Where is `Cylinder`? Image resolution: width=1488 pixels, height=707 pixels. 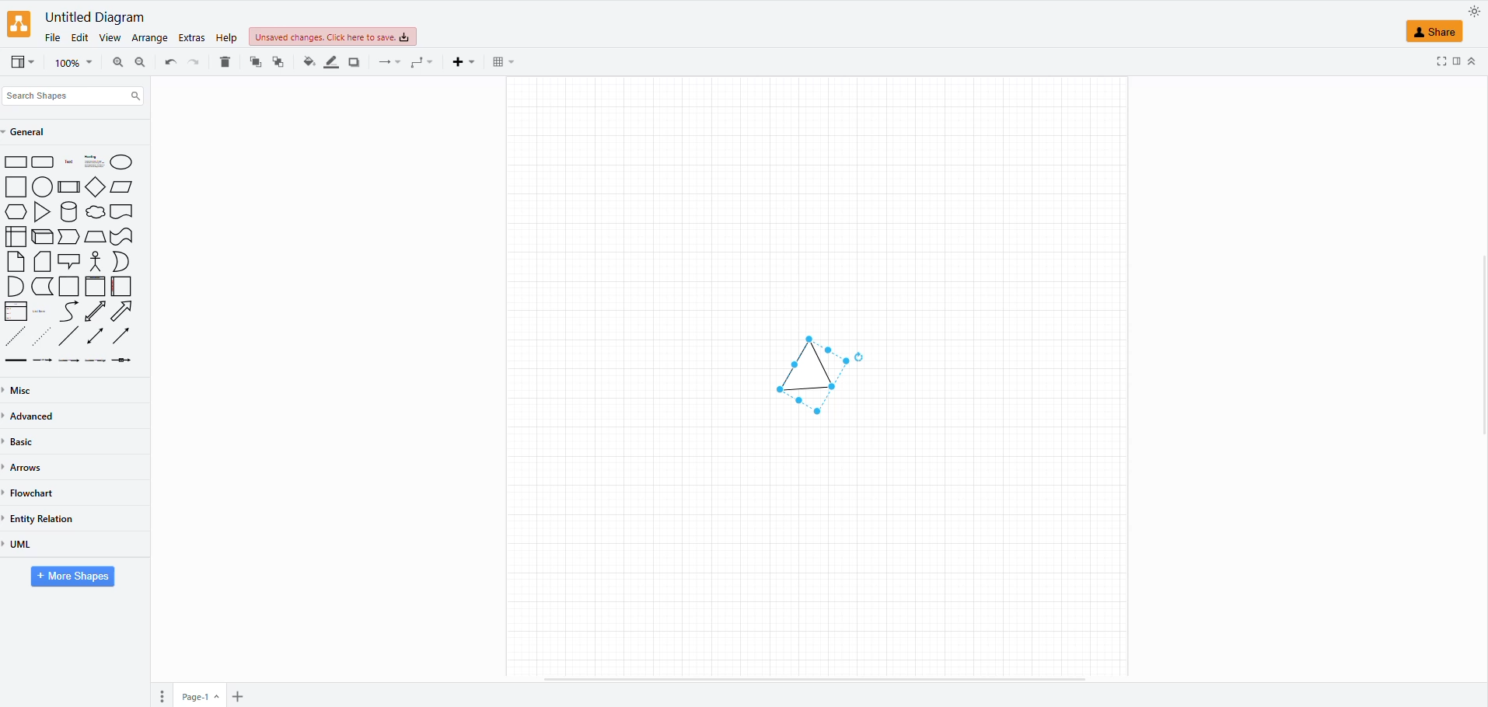 Cylinder is located at coordinates (70, 211).